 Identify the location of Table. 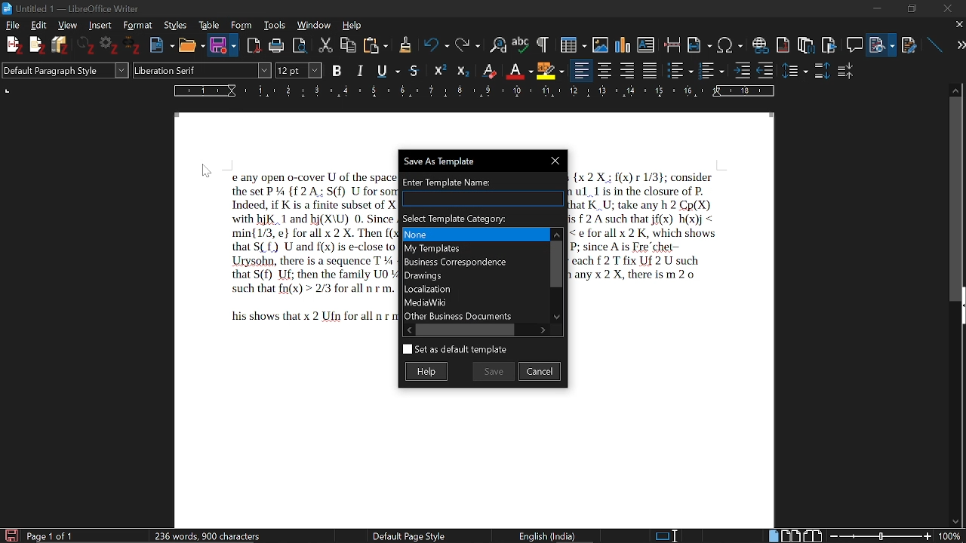
(209, 25).